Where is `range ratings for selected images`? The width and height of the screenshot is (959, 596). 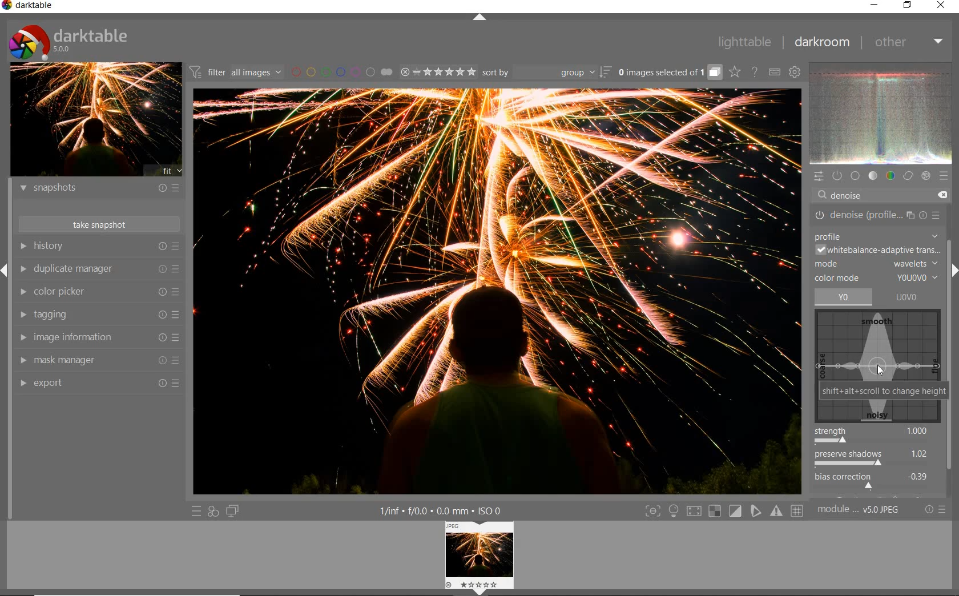
range ratings for selected images is located at coordinates (437, 73).